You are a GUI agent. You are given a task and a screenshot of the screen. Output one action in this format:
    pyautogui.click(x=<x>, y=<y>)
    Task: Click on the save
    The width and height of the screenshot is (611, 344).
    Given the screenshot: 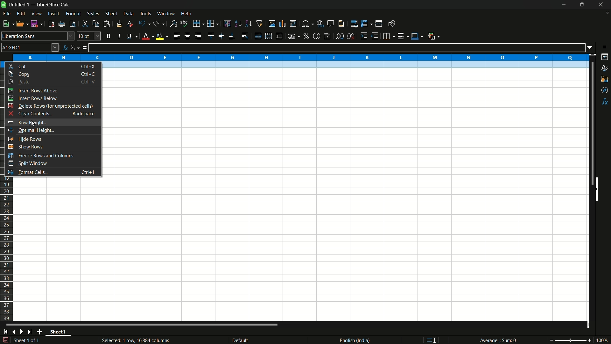 What is the action you would take?
    pyautogui.click(x=37, y=24)
    